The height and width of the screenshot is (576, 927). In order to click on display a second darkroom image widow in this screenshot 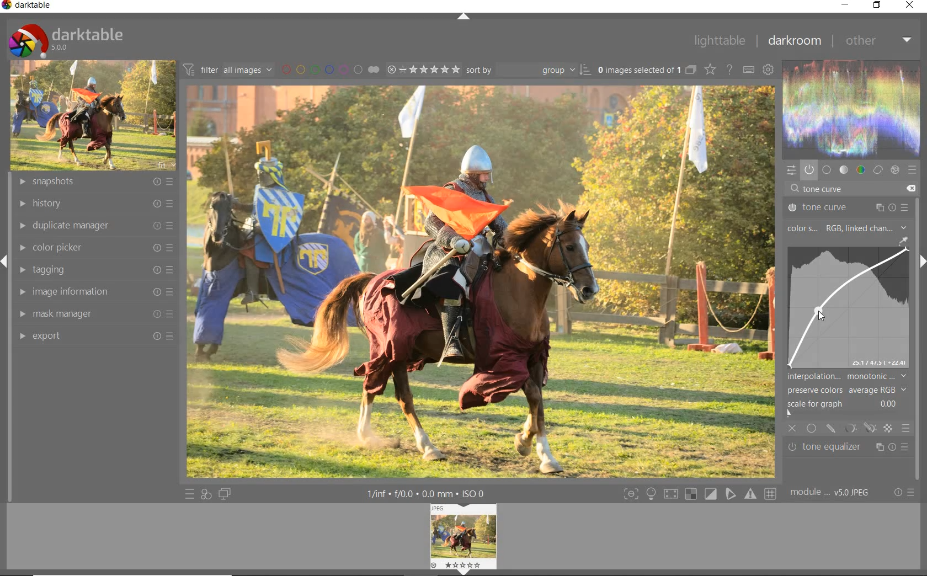, I will do `click(225, 493)`.